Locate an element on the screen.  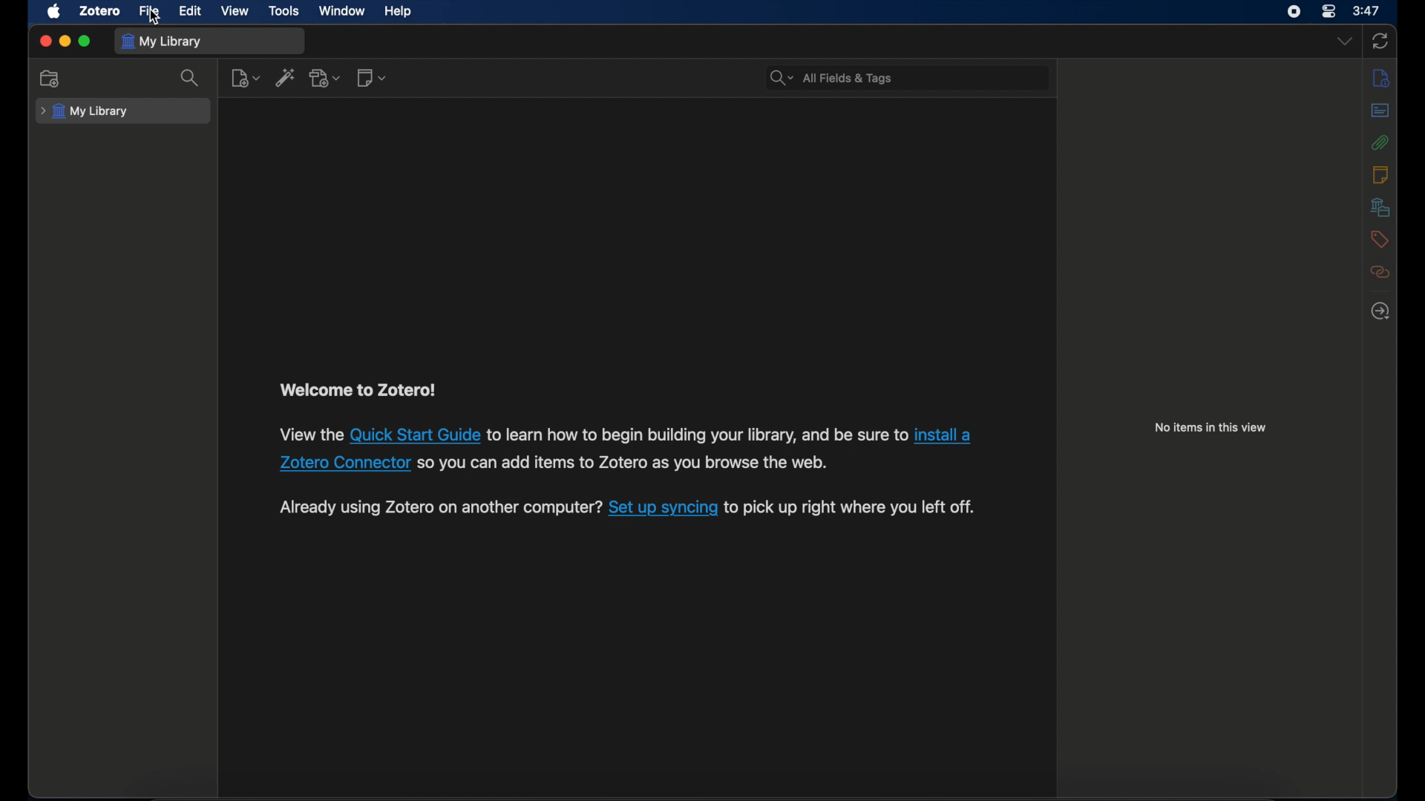
close is located at coordinates (45, 42).